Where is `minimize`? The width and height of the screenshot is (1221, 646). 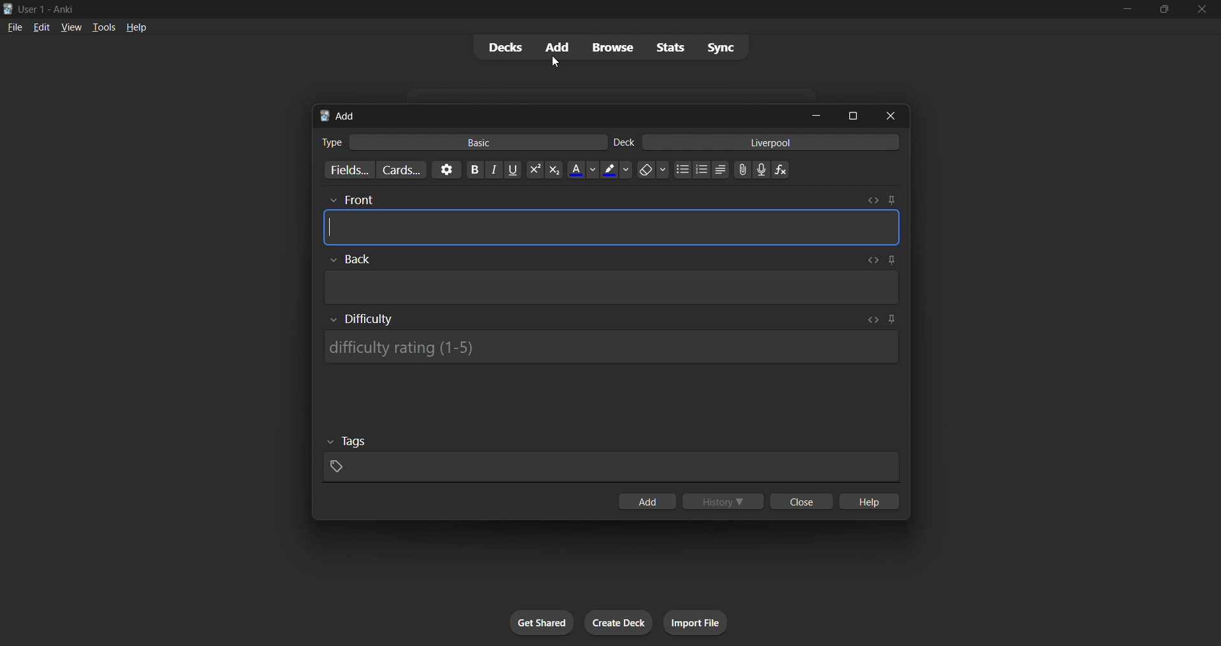 minimize is located at coordinates (819, 116).